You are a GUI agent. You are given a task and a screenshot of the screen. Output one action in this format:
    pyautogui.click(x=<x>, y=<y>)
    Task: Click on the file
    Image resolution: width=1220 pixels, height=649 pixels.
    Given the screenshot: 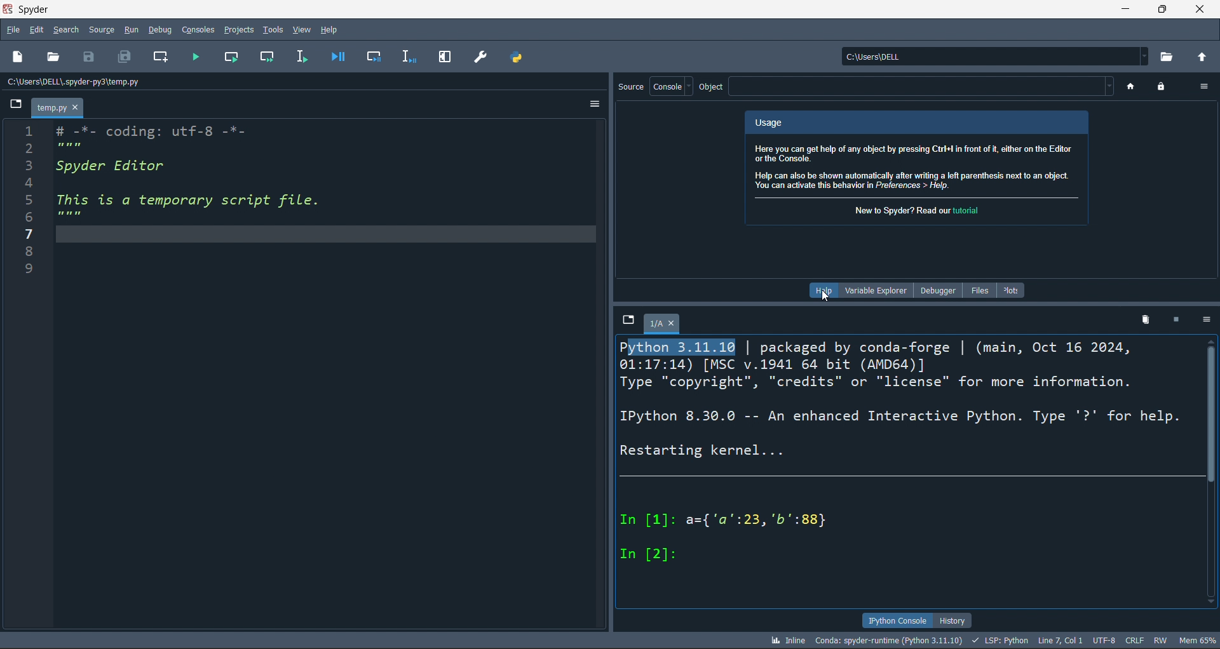 What is the action you would take?
    pyautogui.click(x=12, y=29)
    